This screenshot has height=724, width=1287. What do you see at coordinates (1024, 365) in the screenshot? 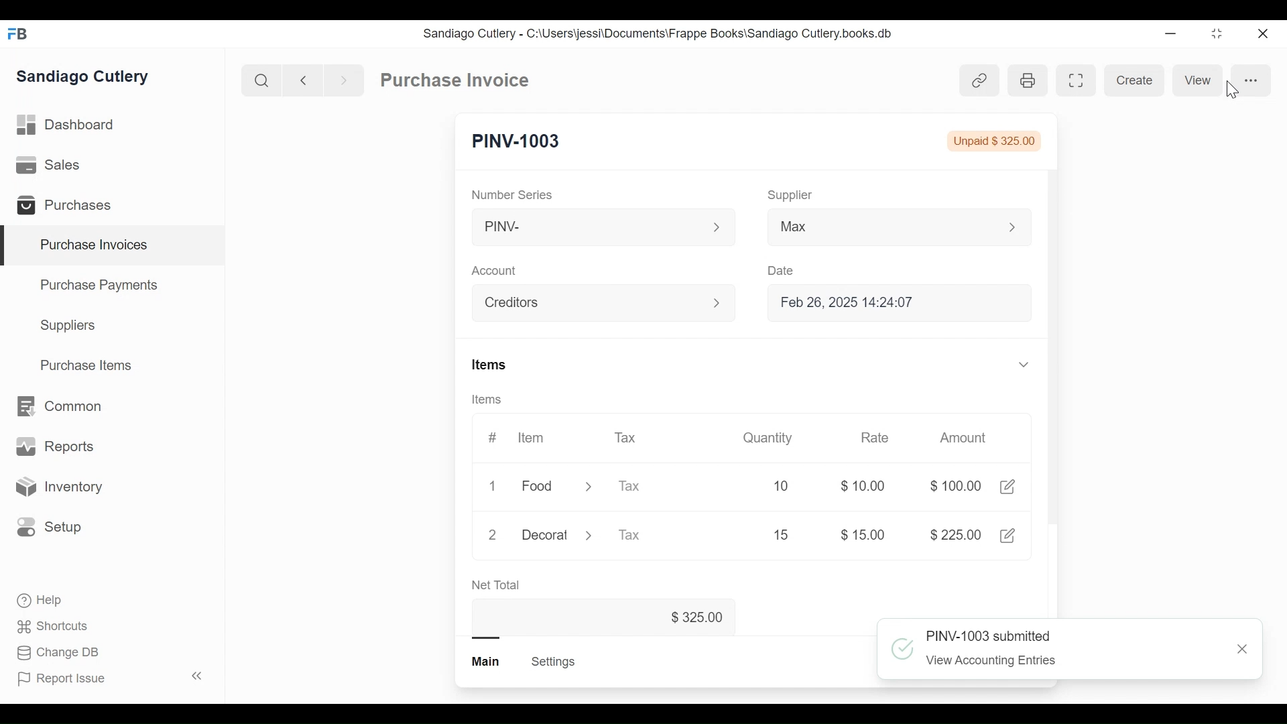
I see `Expand` at bounding box center [1024, 365].